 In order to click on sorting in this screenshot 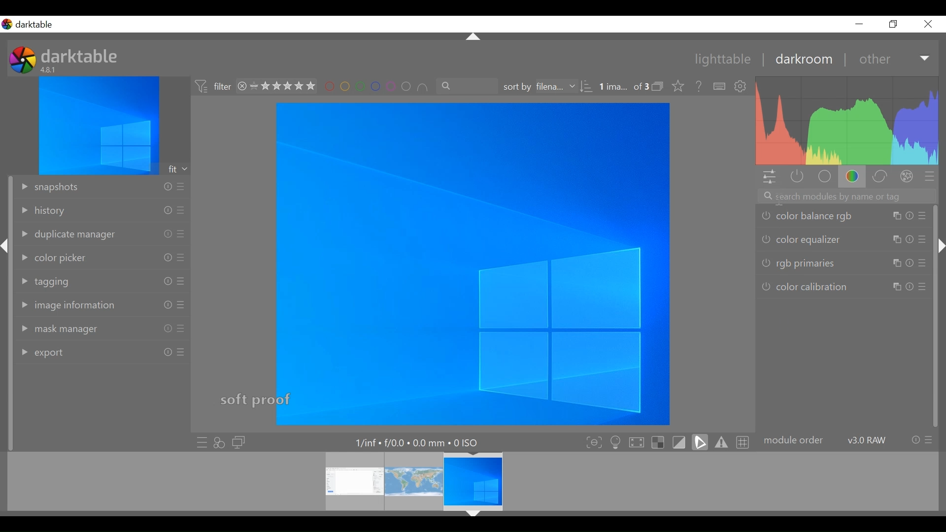, I will do `click(588, 87)`.